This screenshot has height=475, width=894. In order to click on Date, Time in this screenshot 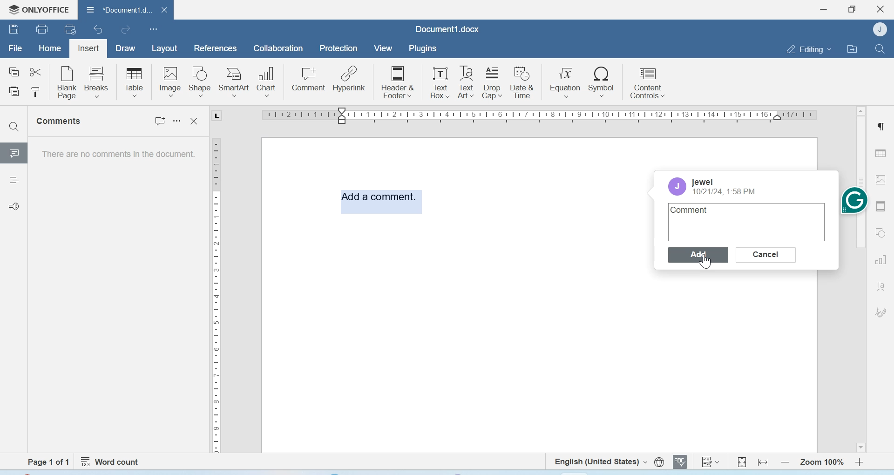, I will do `click(725, 192)`.